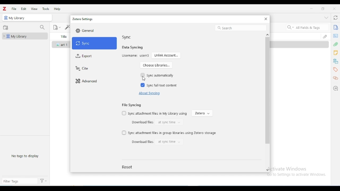 The width and height of the screenshot is (340, 191). What do you see at coordinates (336, 18) in the screenshot?
I see `sync with zotero.org` at bounding box center [336, 18].